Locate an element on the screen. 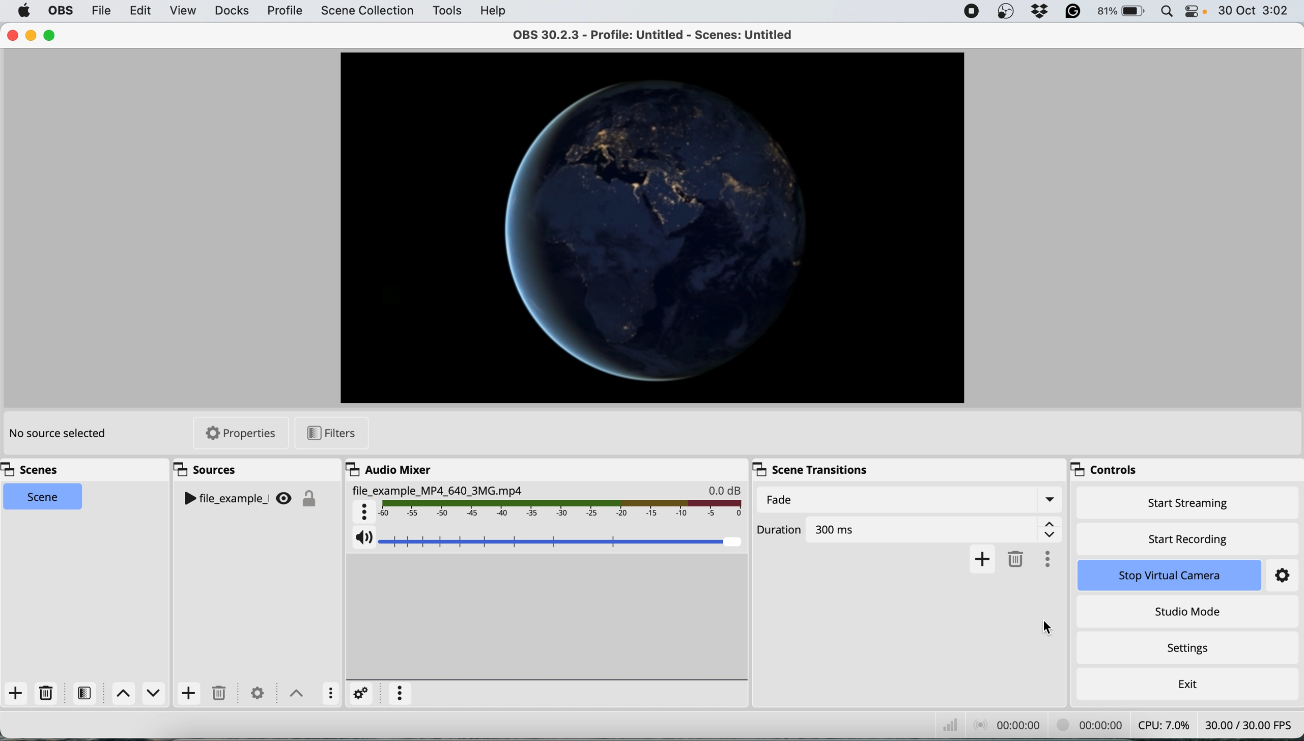 This screenshot has height=741, width=1304. settings is located at coordinates (260, 692).